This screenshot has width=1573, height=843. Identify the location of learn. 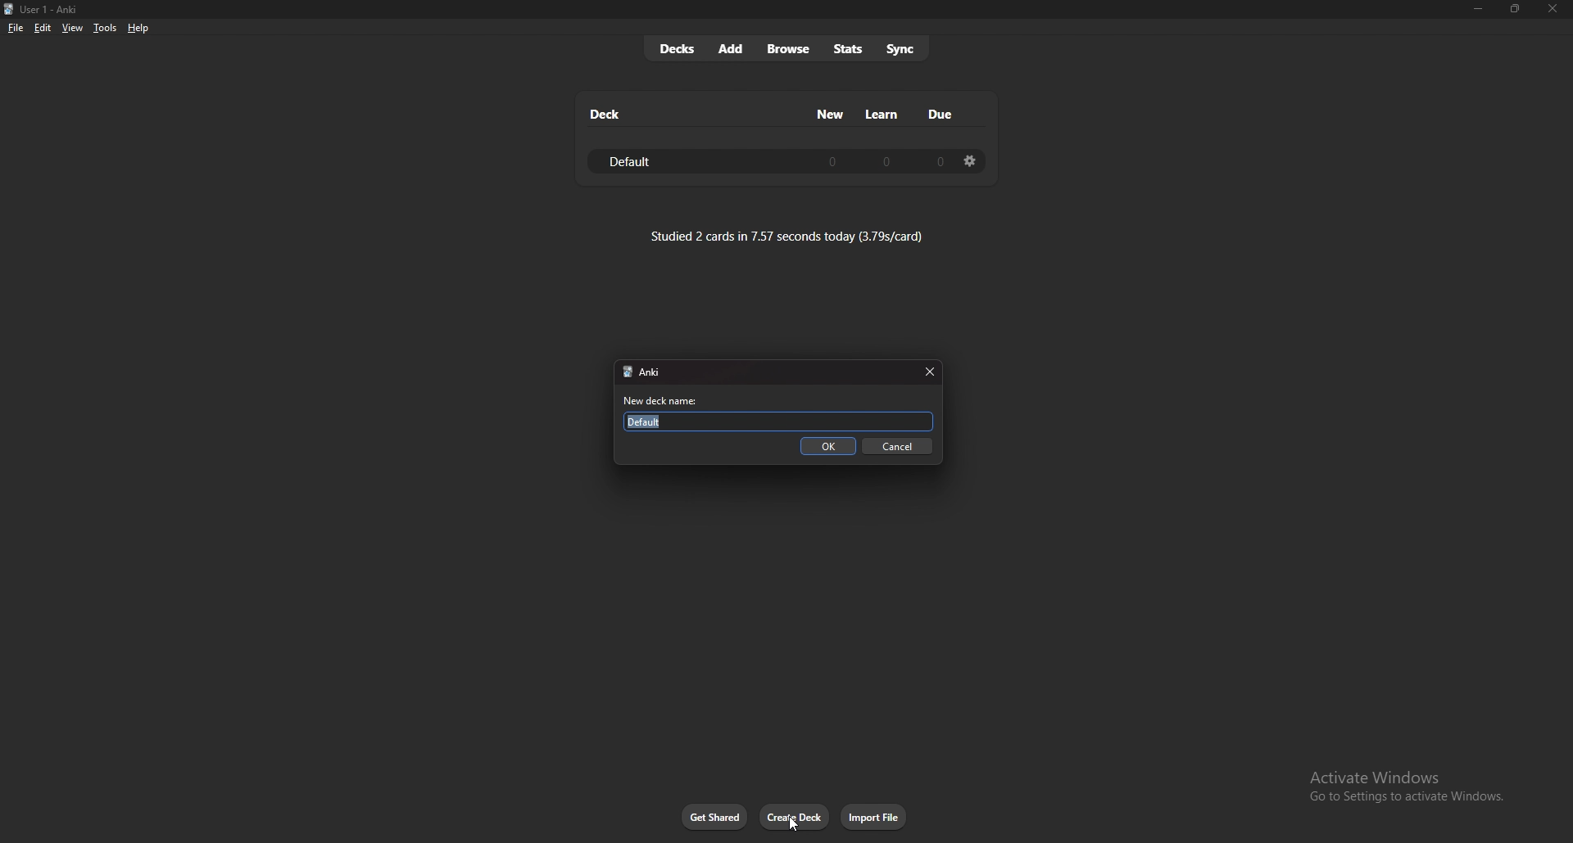
(882, 115).